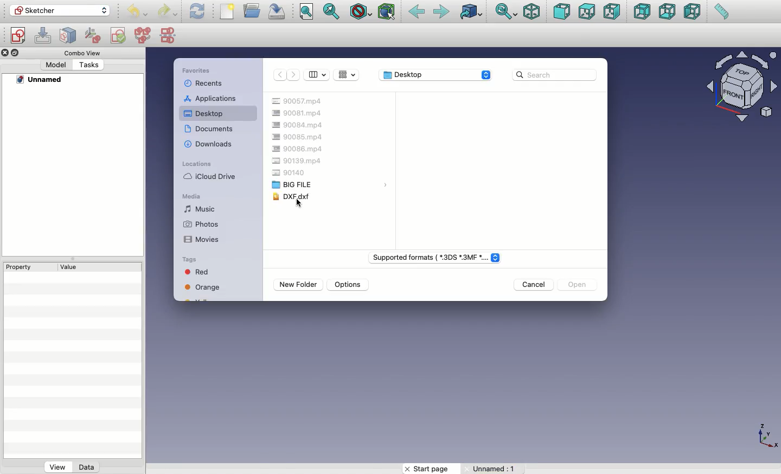 This screenshot has width=781, height=474. What do you see at coordinates (279, 75) in the screenshot?
I see `Back` at bounding box center [279, 75].